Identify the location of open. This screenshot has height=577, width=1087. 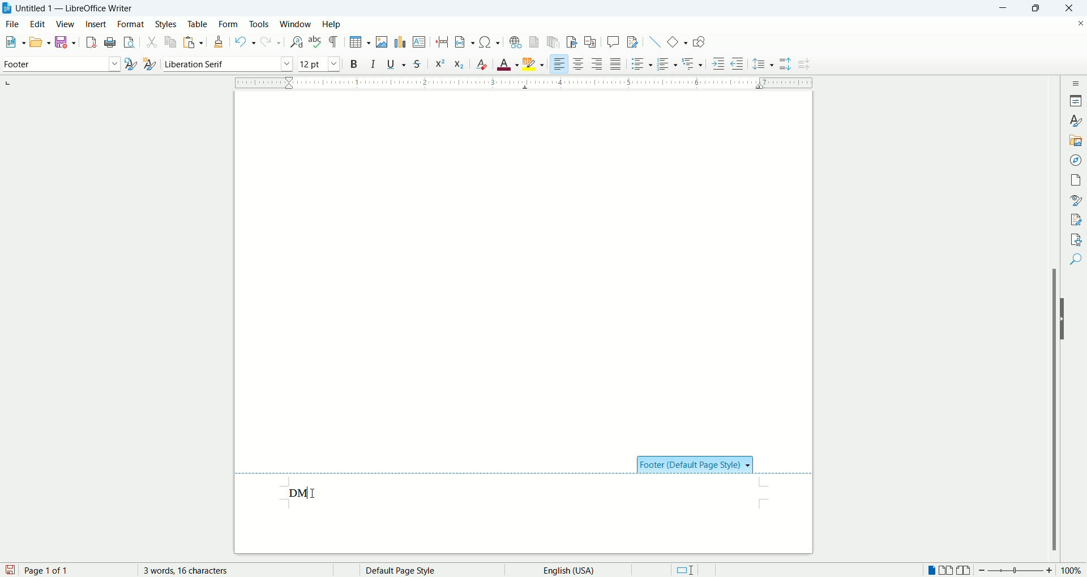
(39, 41).